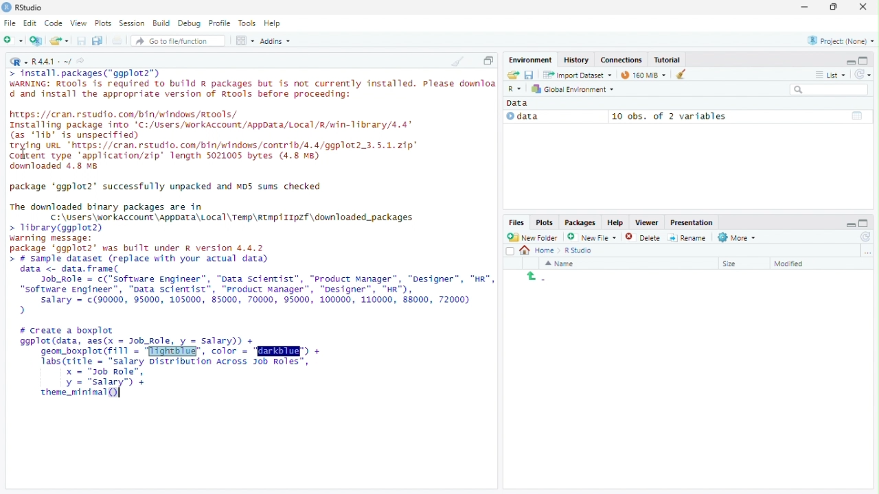 This screenshot has height=494, width=879. What do you see at coordinates (457, 61) in the screenshot?
I see `Clear console` at bounding box center [457, 61].